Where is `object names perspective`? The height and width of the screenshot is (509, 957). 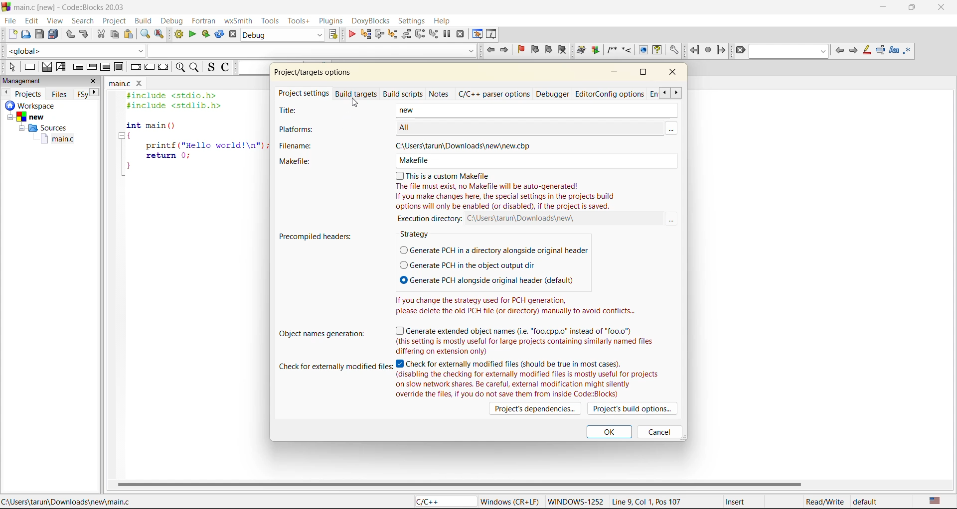
object names perspective is located at coordinates (320, 333).